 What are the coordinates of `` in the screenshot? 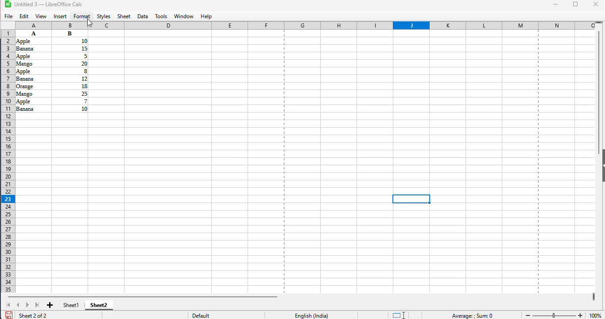 It's located at (70, 93).